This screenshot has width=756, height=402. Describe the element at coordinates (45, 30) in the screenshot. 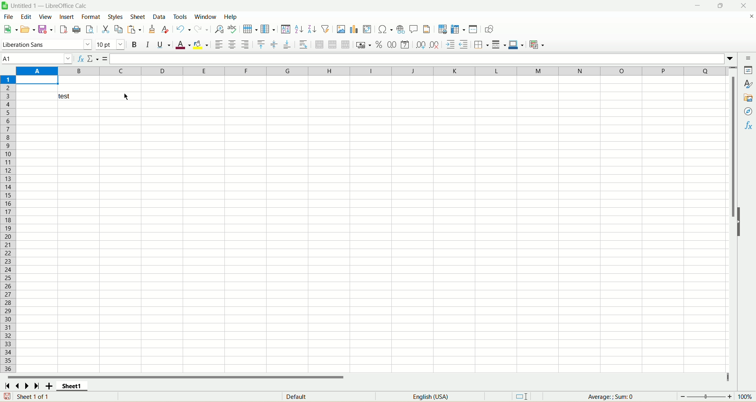

I see `save` at that location.